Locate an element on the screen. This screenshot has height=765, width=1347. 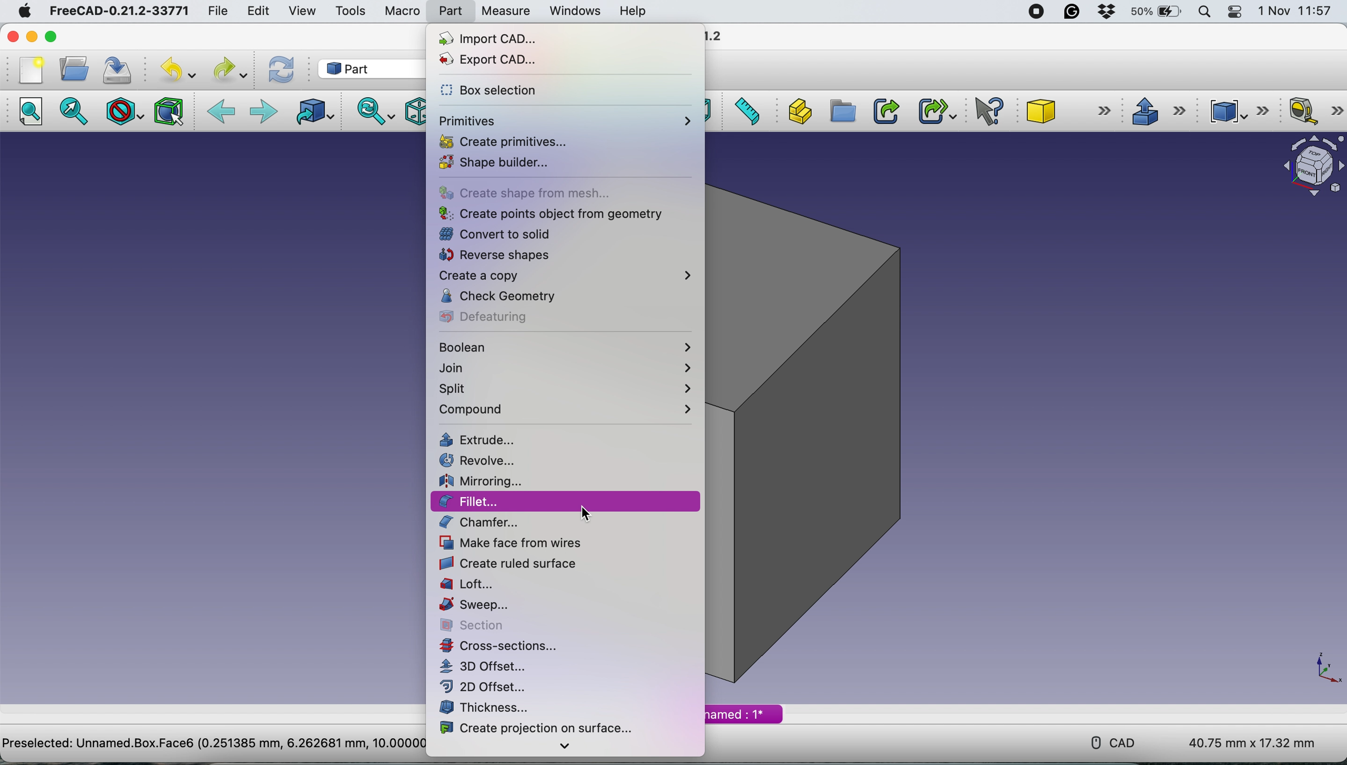
view is located at coordinates (302, 11).